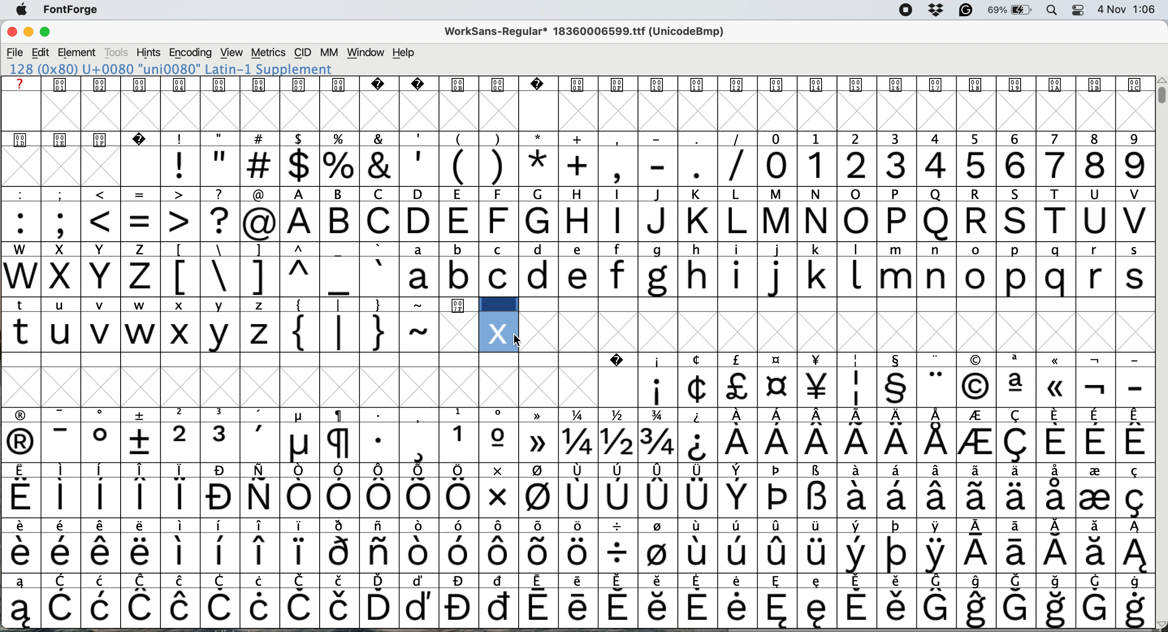  What do you see at coordinates (578, 359) in the screenshot?
I see `SPECIAL CHARACTERS` at bounding box center [578, 359].